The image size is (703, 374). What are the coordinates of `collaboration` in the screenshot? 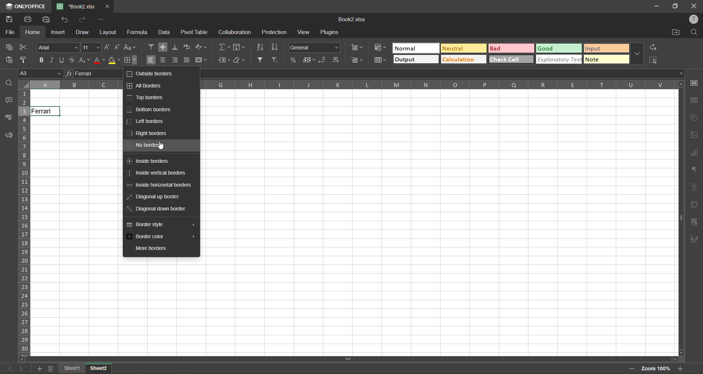 It's located at (235, 32).